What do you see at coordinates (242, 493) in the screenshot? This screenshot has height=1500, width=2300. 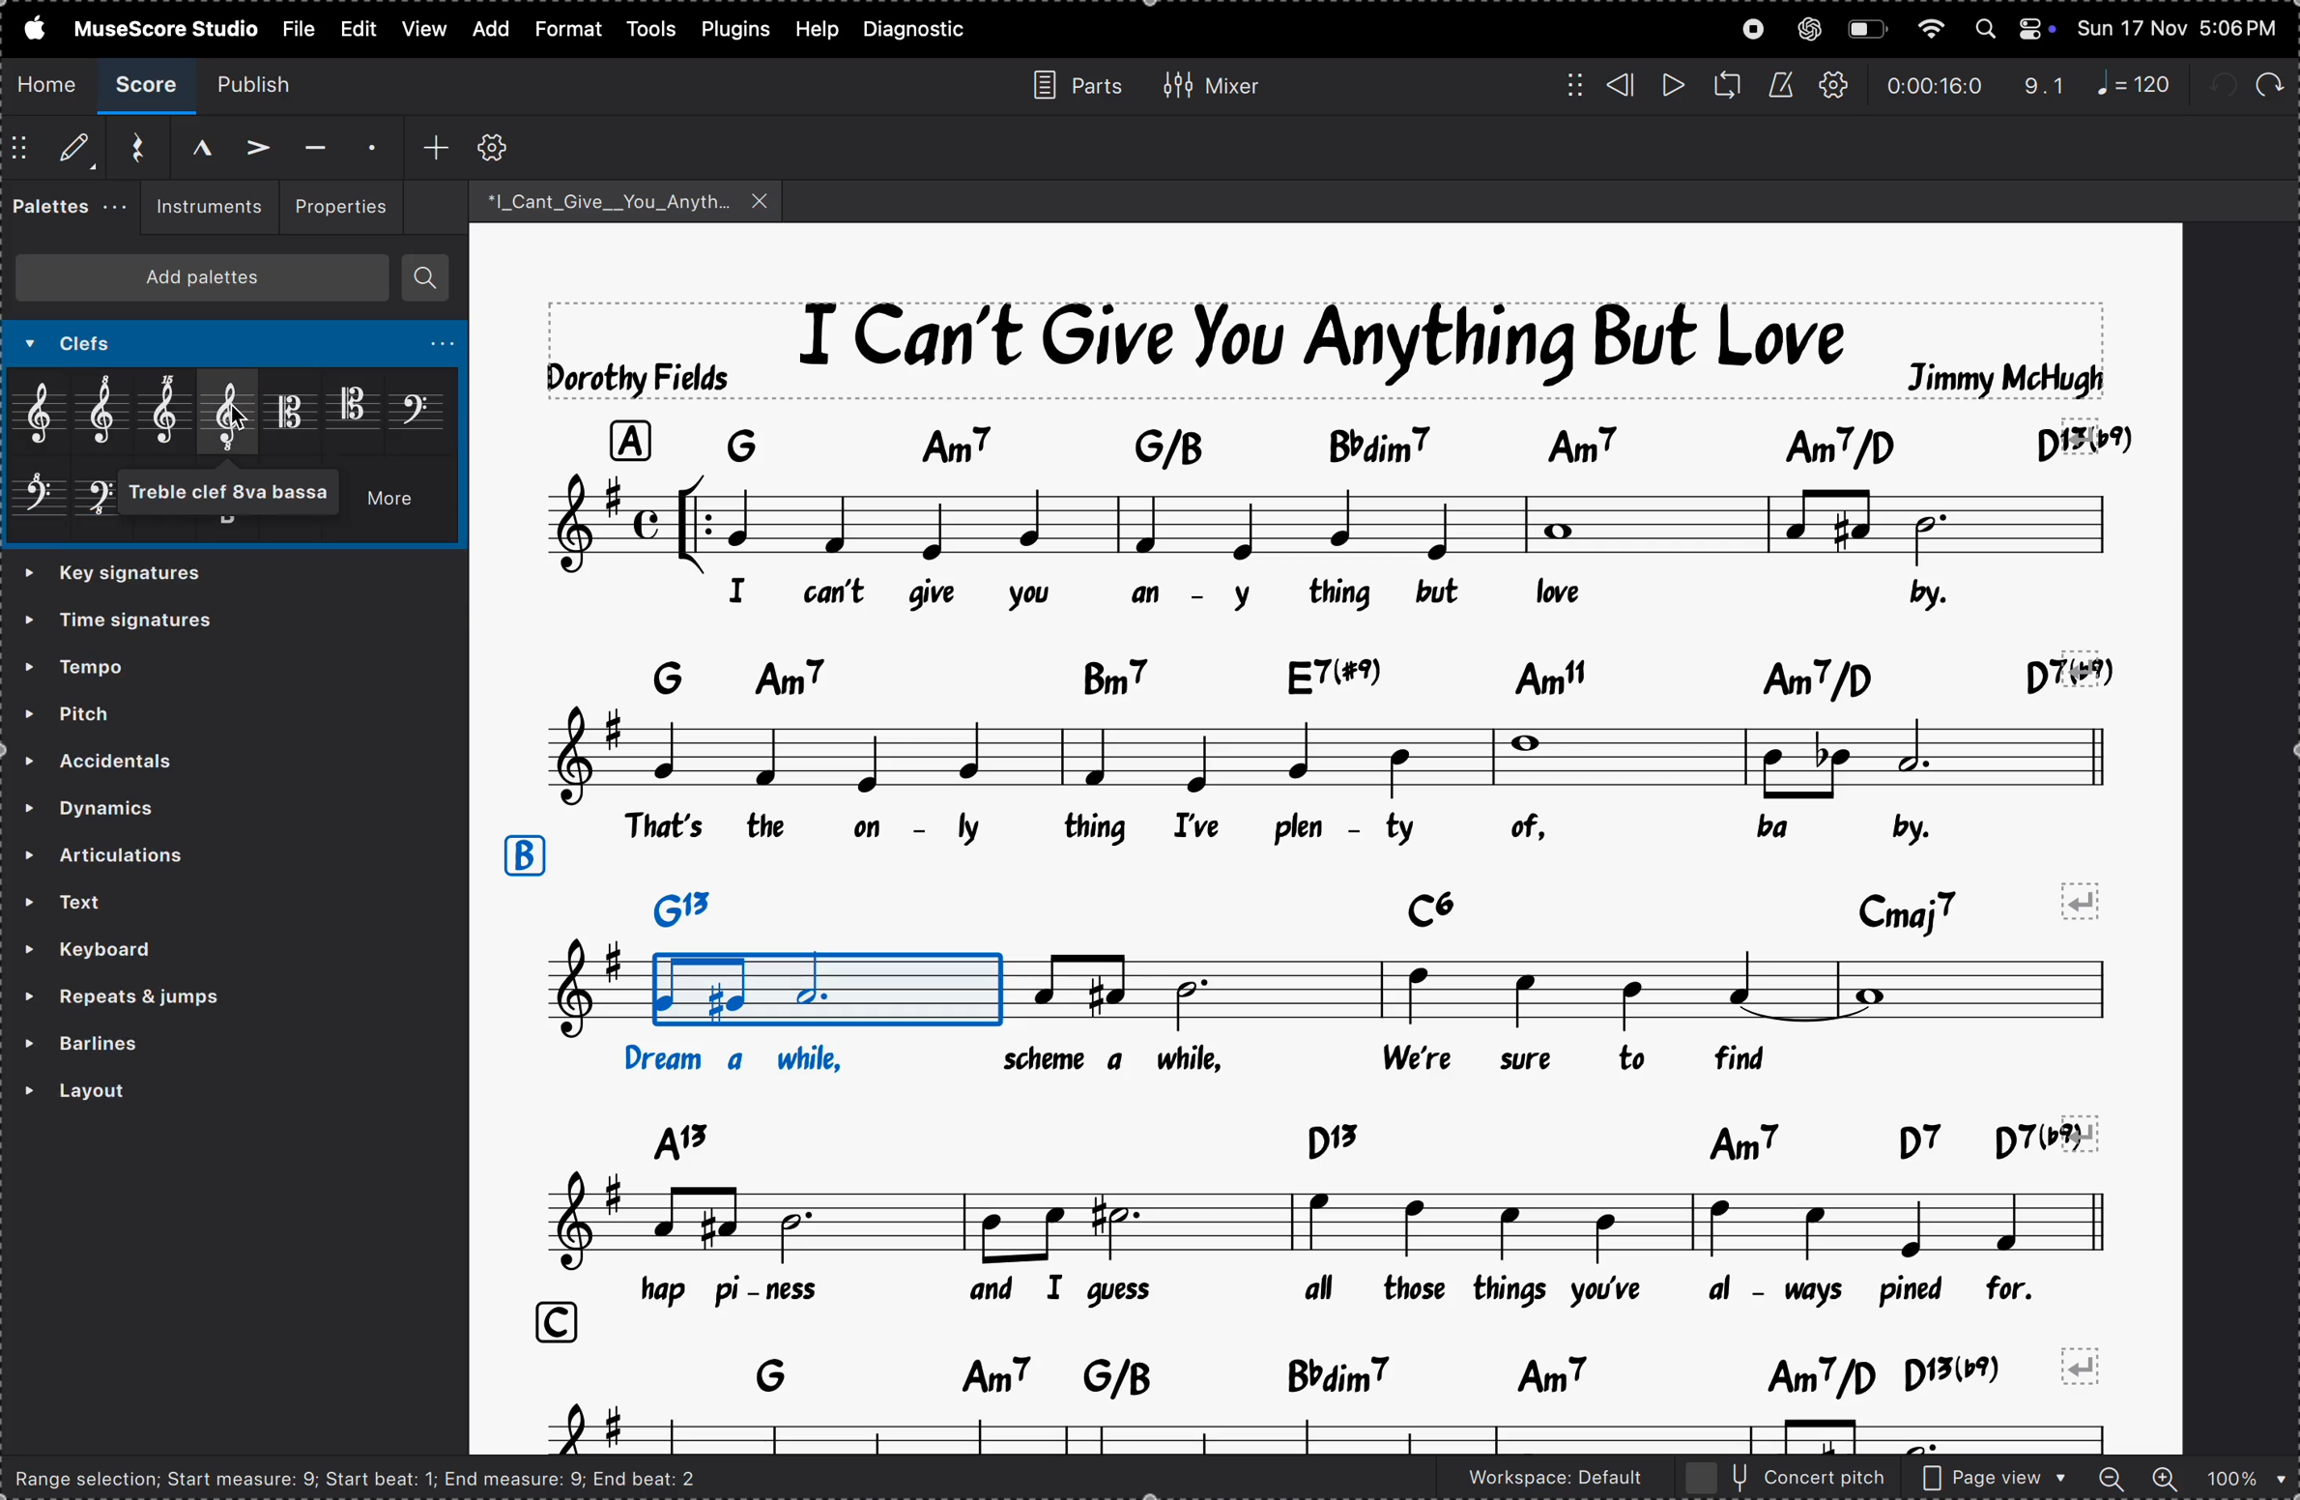 I see `treble clef 8va bassa` at bounding box center [242, 493].